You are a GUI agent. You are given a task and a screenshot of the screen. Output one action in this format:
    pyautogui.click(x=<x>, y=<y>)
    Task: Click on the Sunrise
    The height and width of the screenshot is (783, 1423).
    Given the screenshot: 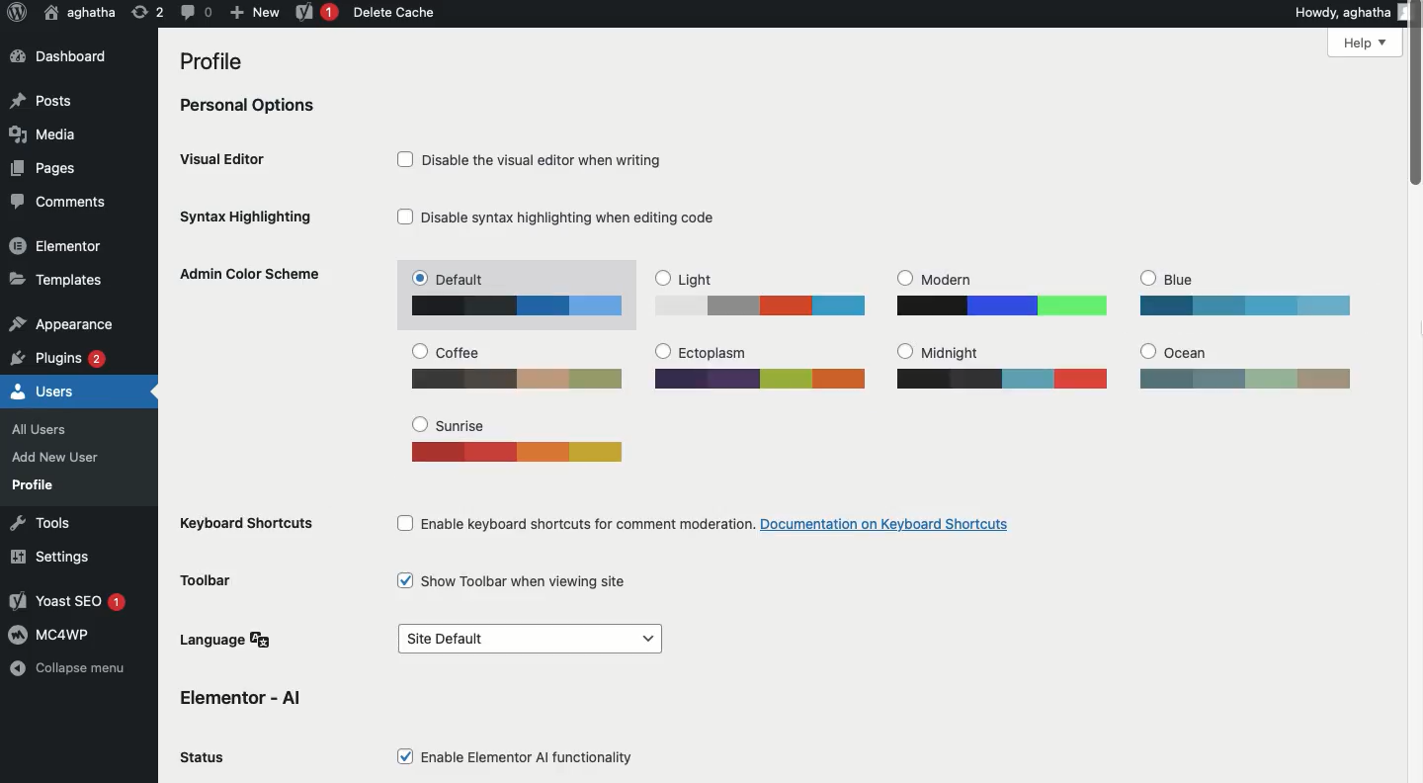 What is the action you would take?
    pyautogui.click(x=521, y=441)
    